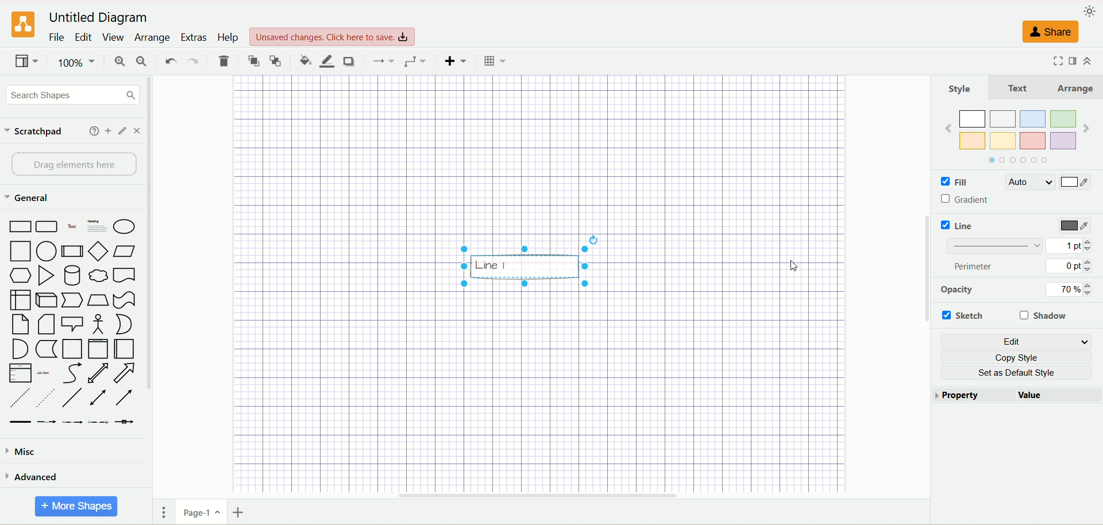 The width and height of the screenshot is (1103, 525). What do you see at coordinates (98, 274) in the screenshot?
I see `Cloud` at bounding box center [98, 274].